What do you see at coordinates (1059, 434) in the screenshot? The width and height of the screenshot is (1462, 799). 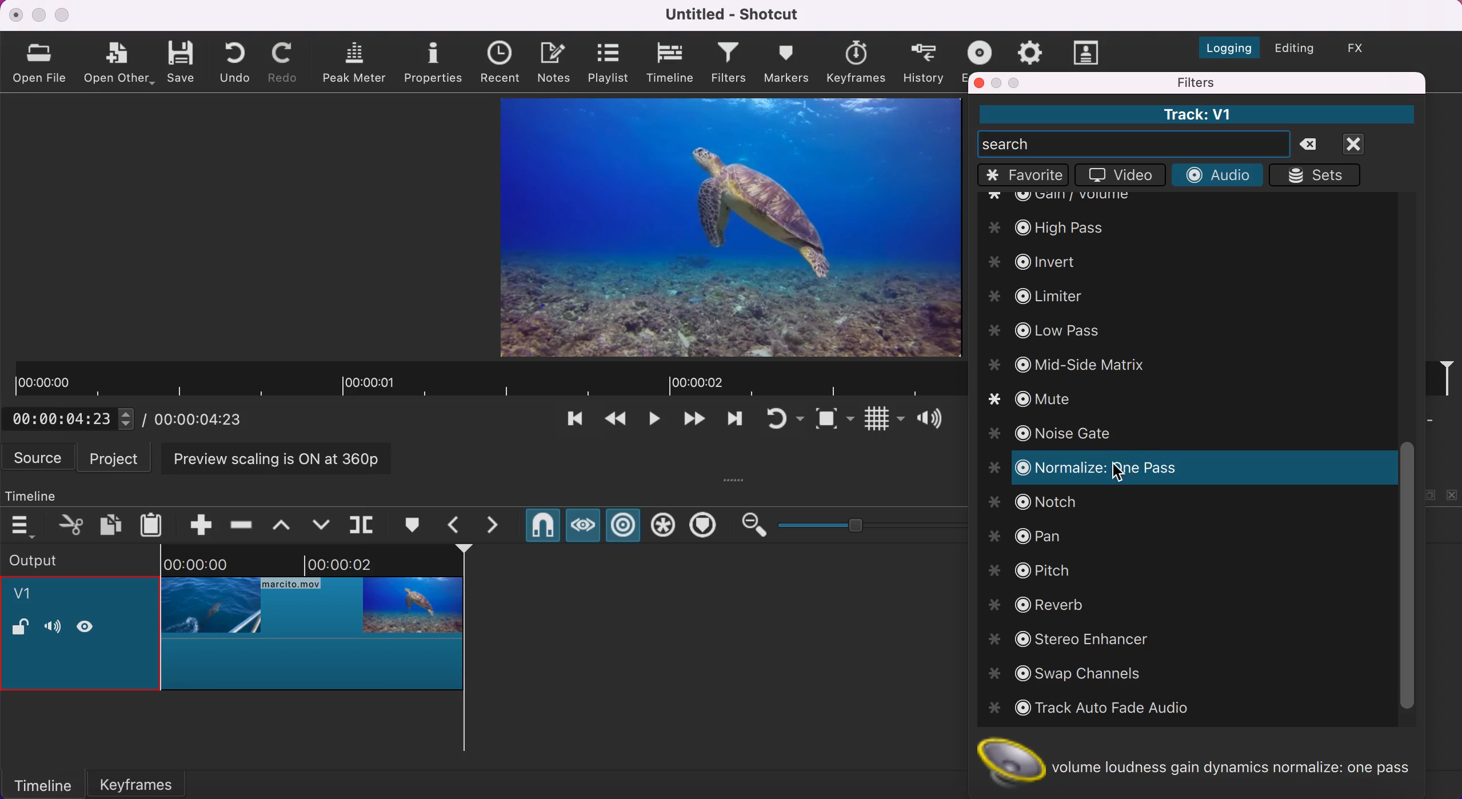 I see `noise gate` at bounding box center [1059, 434].